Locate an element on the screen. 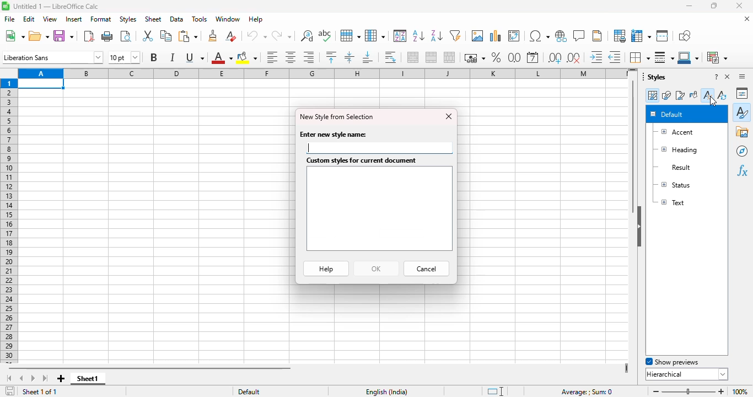  clear direct formatting is located at coordinates (230, 35).